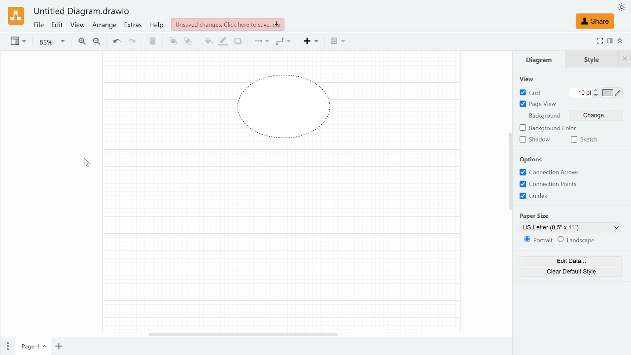 Image resolution: width=631 pixels, height=355 pixels. I want to click on scroll bar, so click(509, 172).